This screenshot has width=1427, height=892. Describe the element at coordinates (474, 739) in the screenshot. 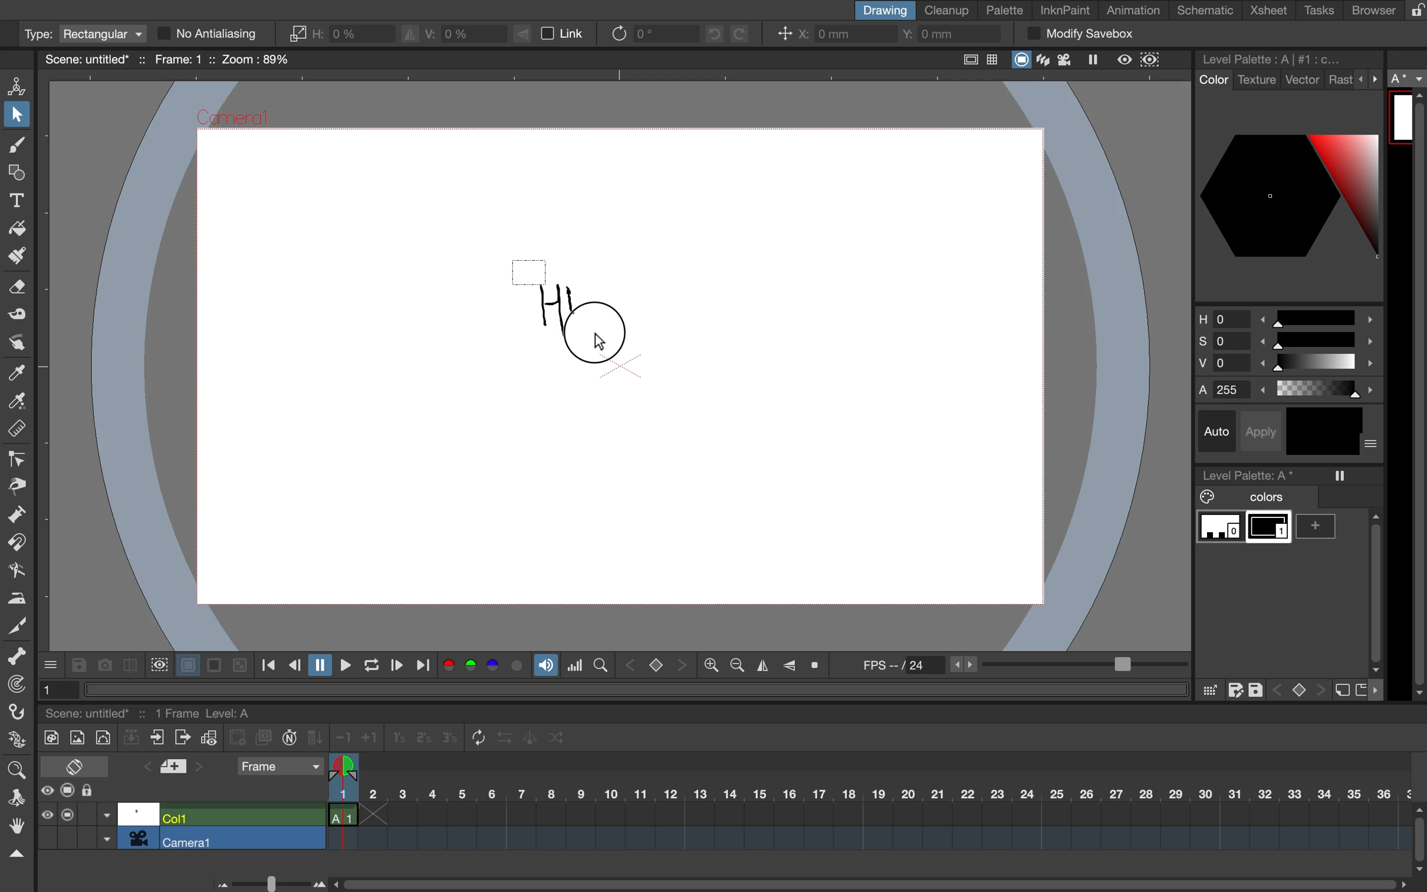

I see `repeat` at that location.